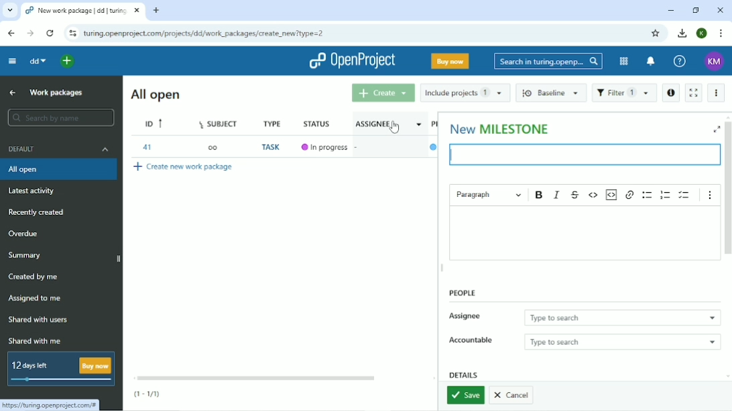 This screenshot has width=732, height=411. I want to click on Bulleted list, so click(647, 195).